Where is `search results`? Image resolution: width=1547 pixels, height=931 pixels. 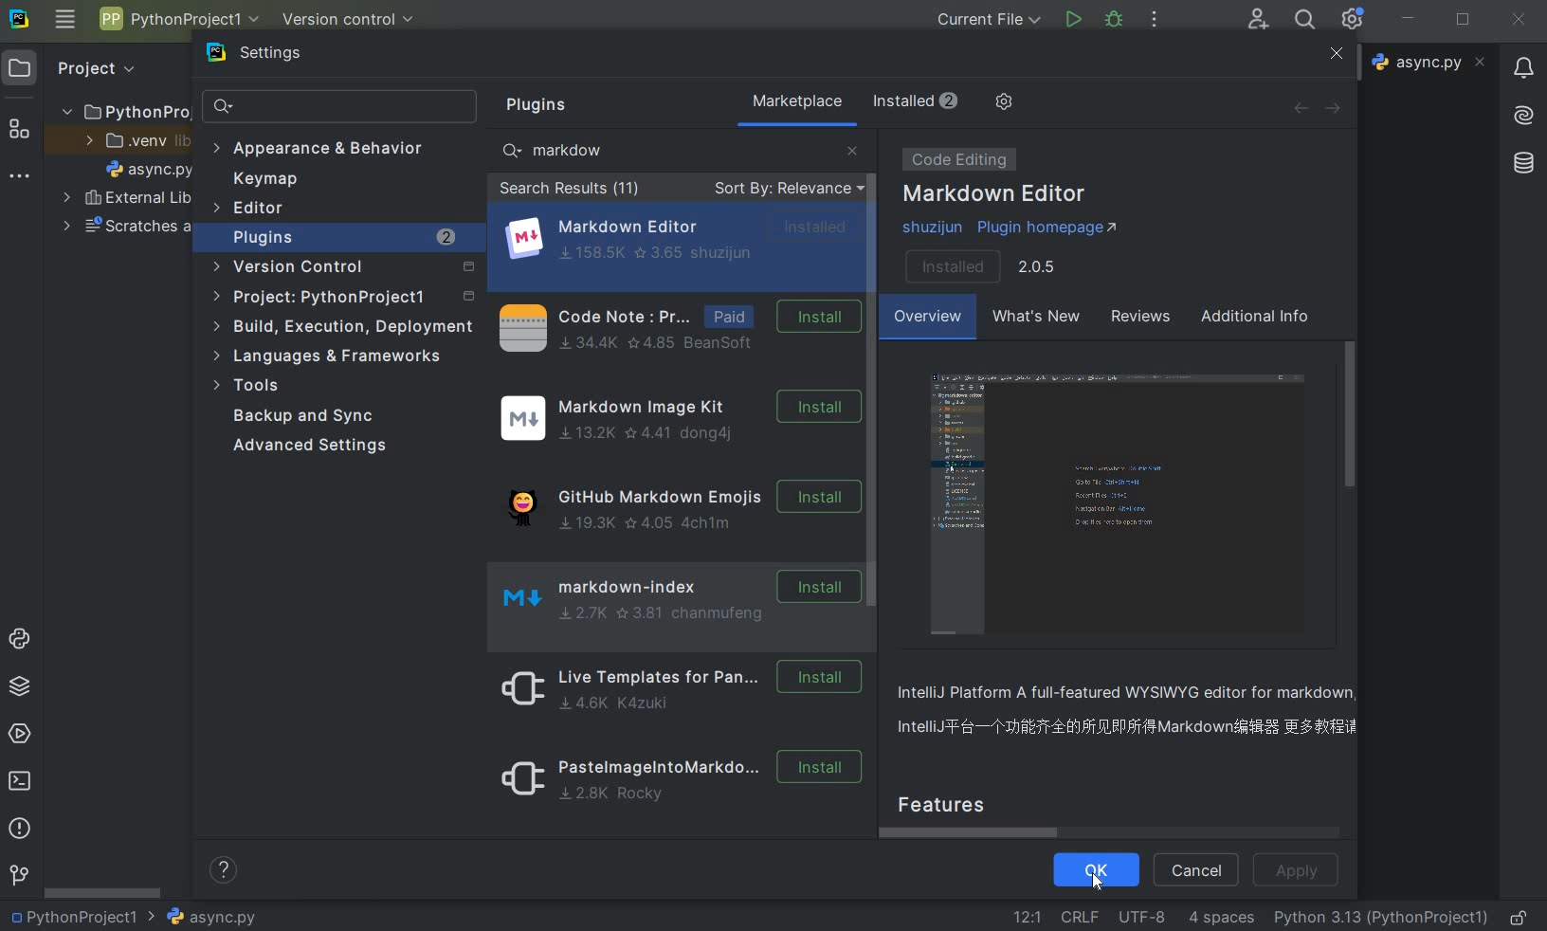
search results is located at coordinates (570, 191).